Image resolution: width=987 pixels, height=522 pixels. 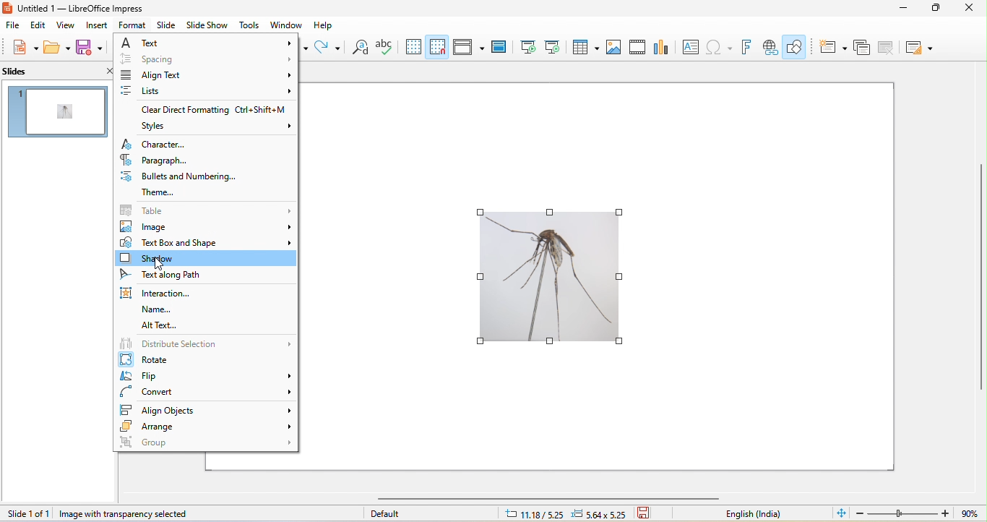 I want to click on fit to window, so click(x=842, y=513).